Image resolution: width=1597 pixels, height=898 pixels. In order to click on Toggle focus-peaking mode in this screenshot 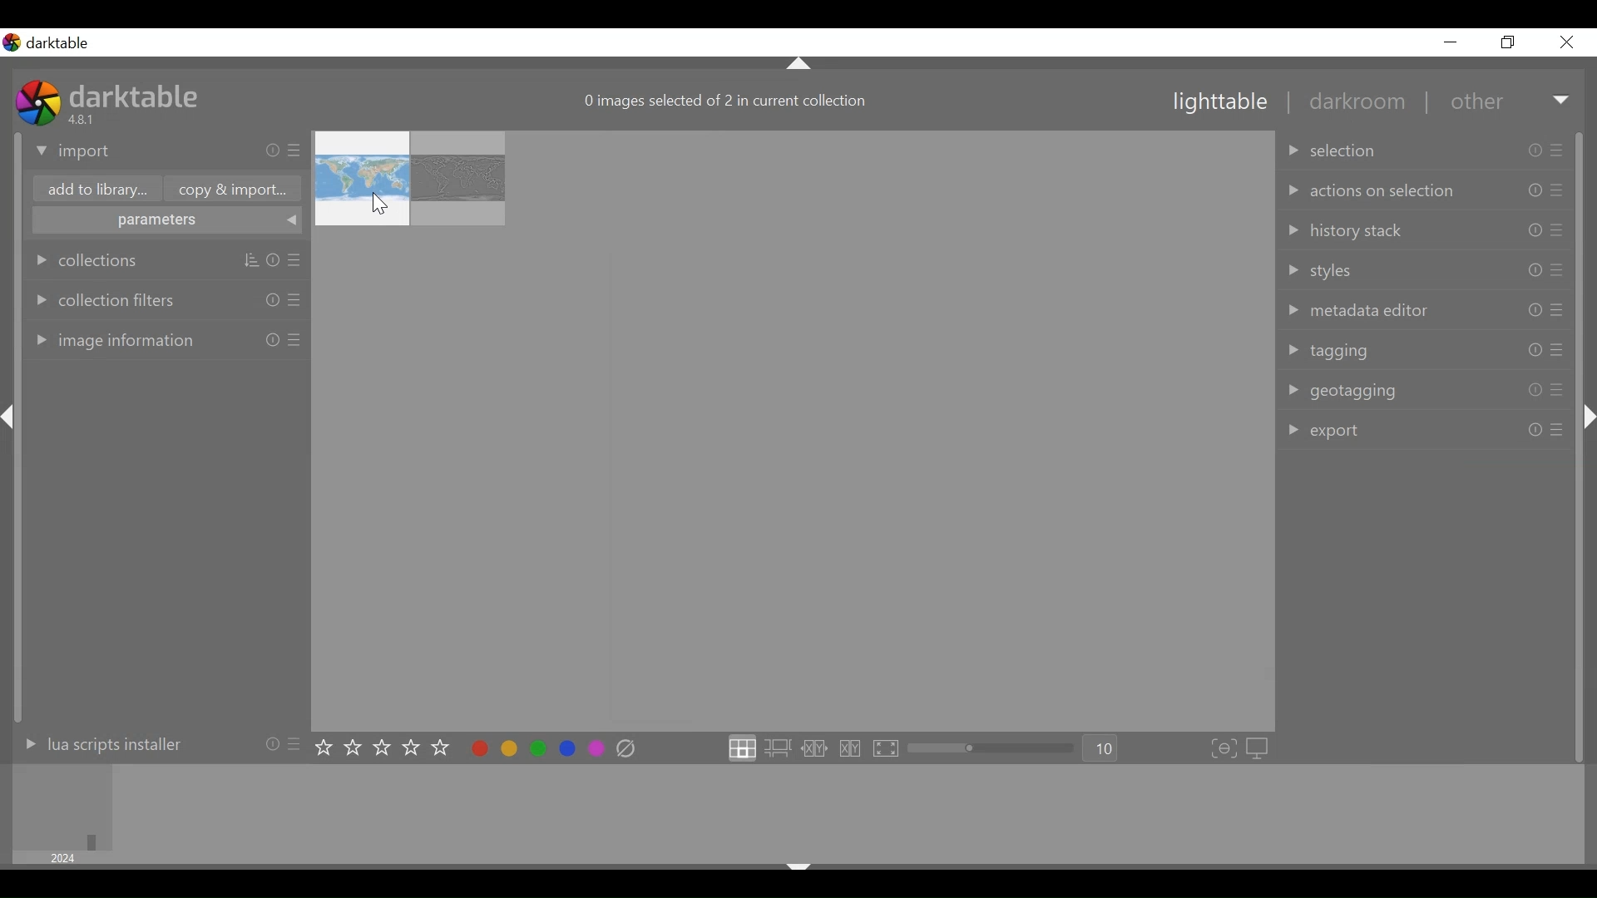, I will do `click(1224, 750)`.